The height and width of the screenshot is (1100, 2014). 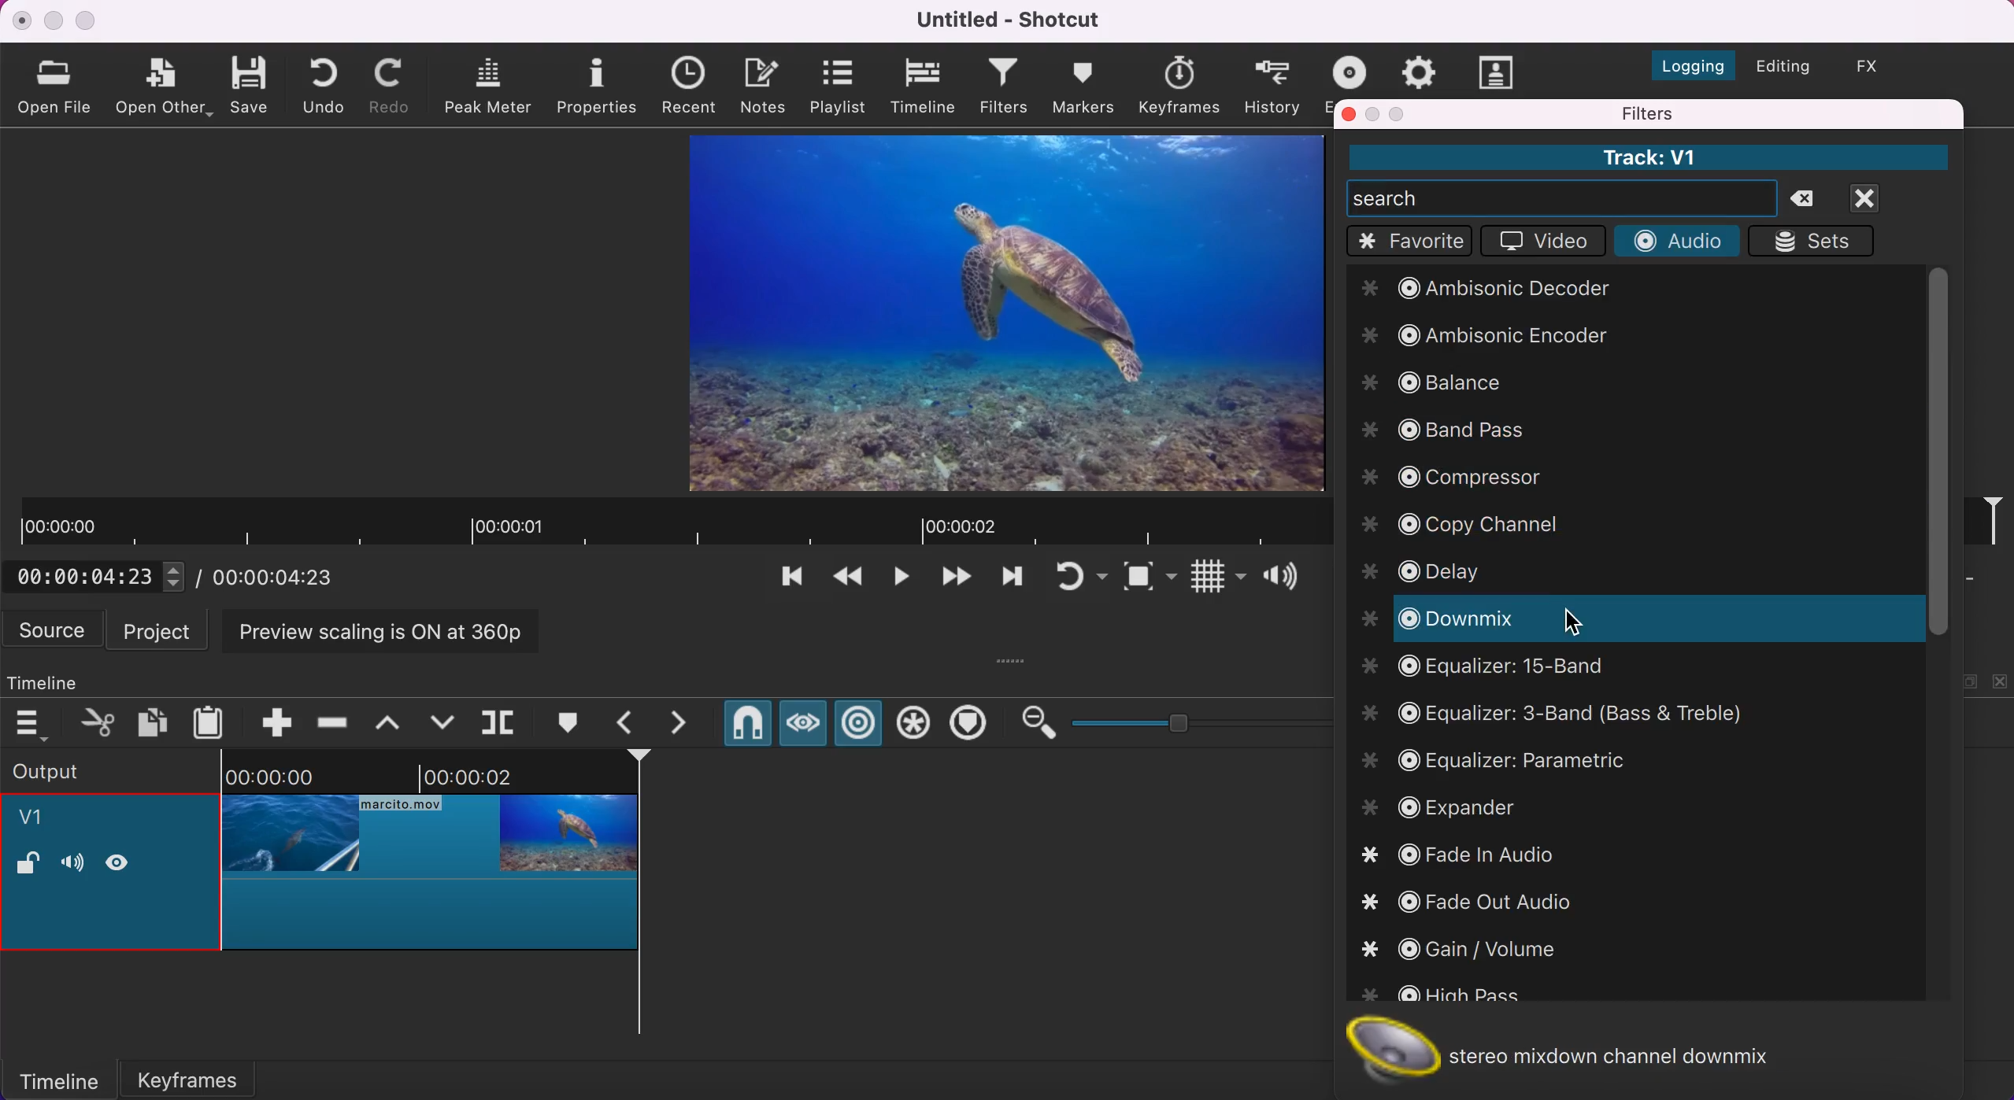 I want to click on play quickly forwards, so click(x=1009, y=581).